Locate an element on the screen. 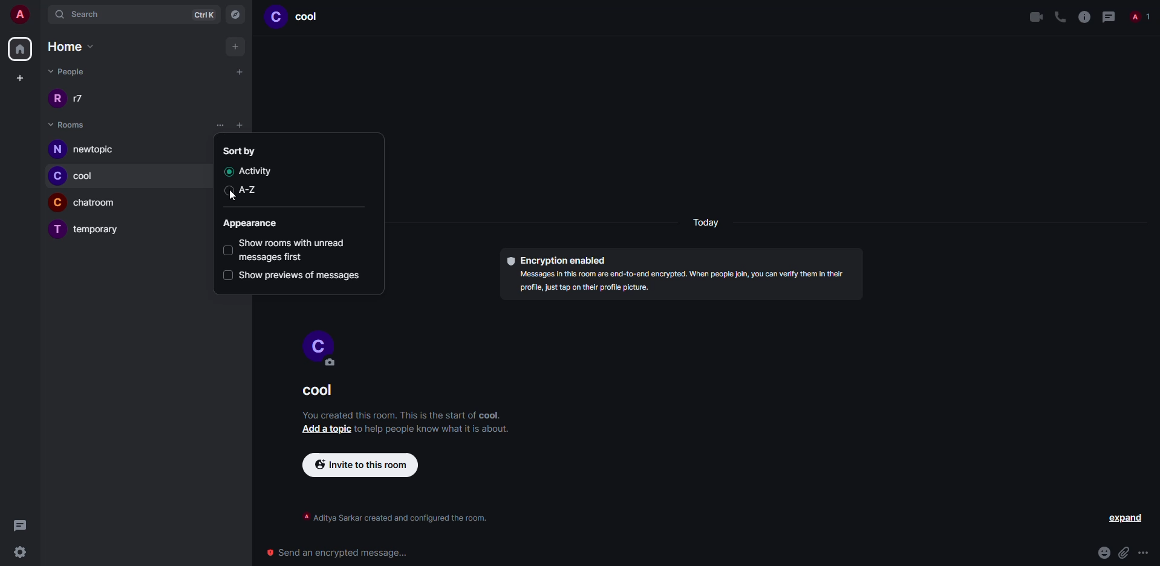  room is located at coordinates (84, 174).